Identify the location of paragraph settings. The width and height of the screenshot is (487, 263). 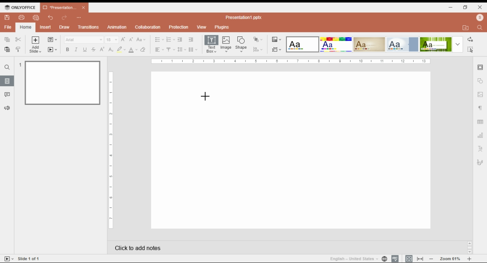
(480, 108).